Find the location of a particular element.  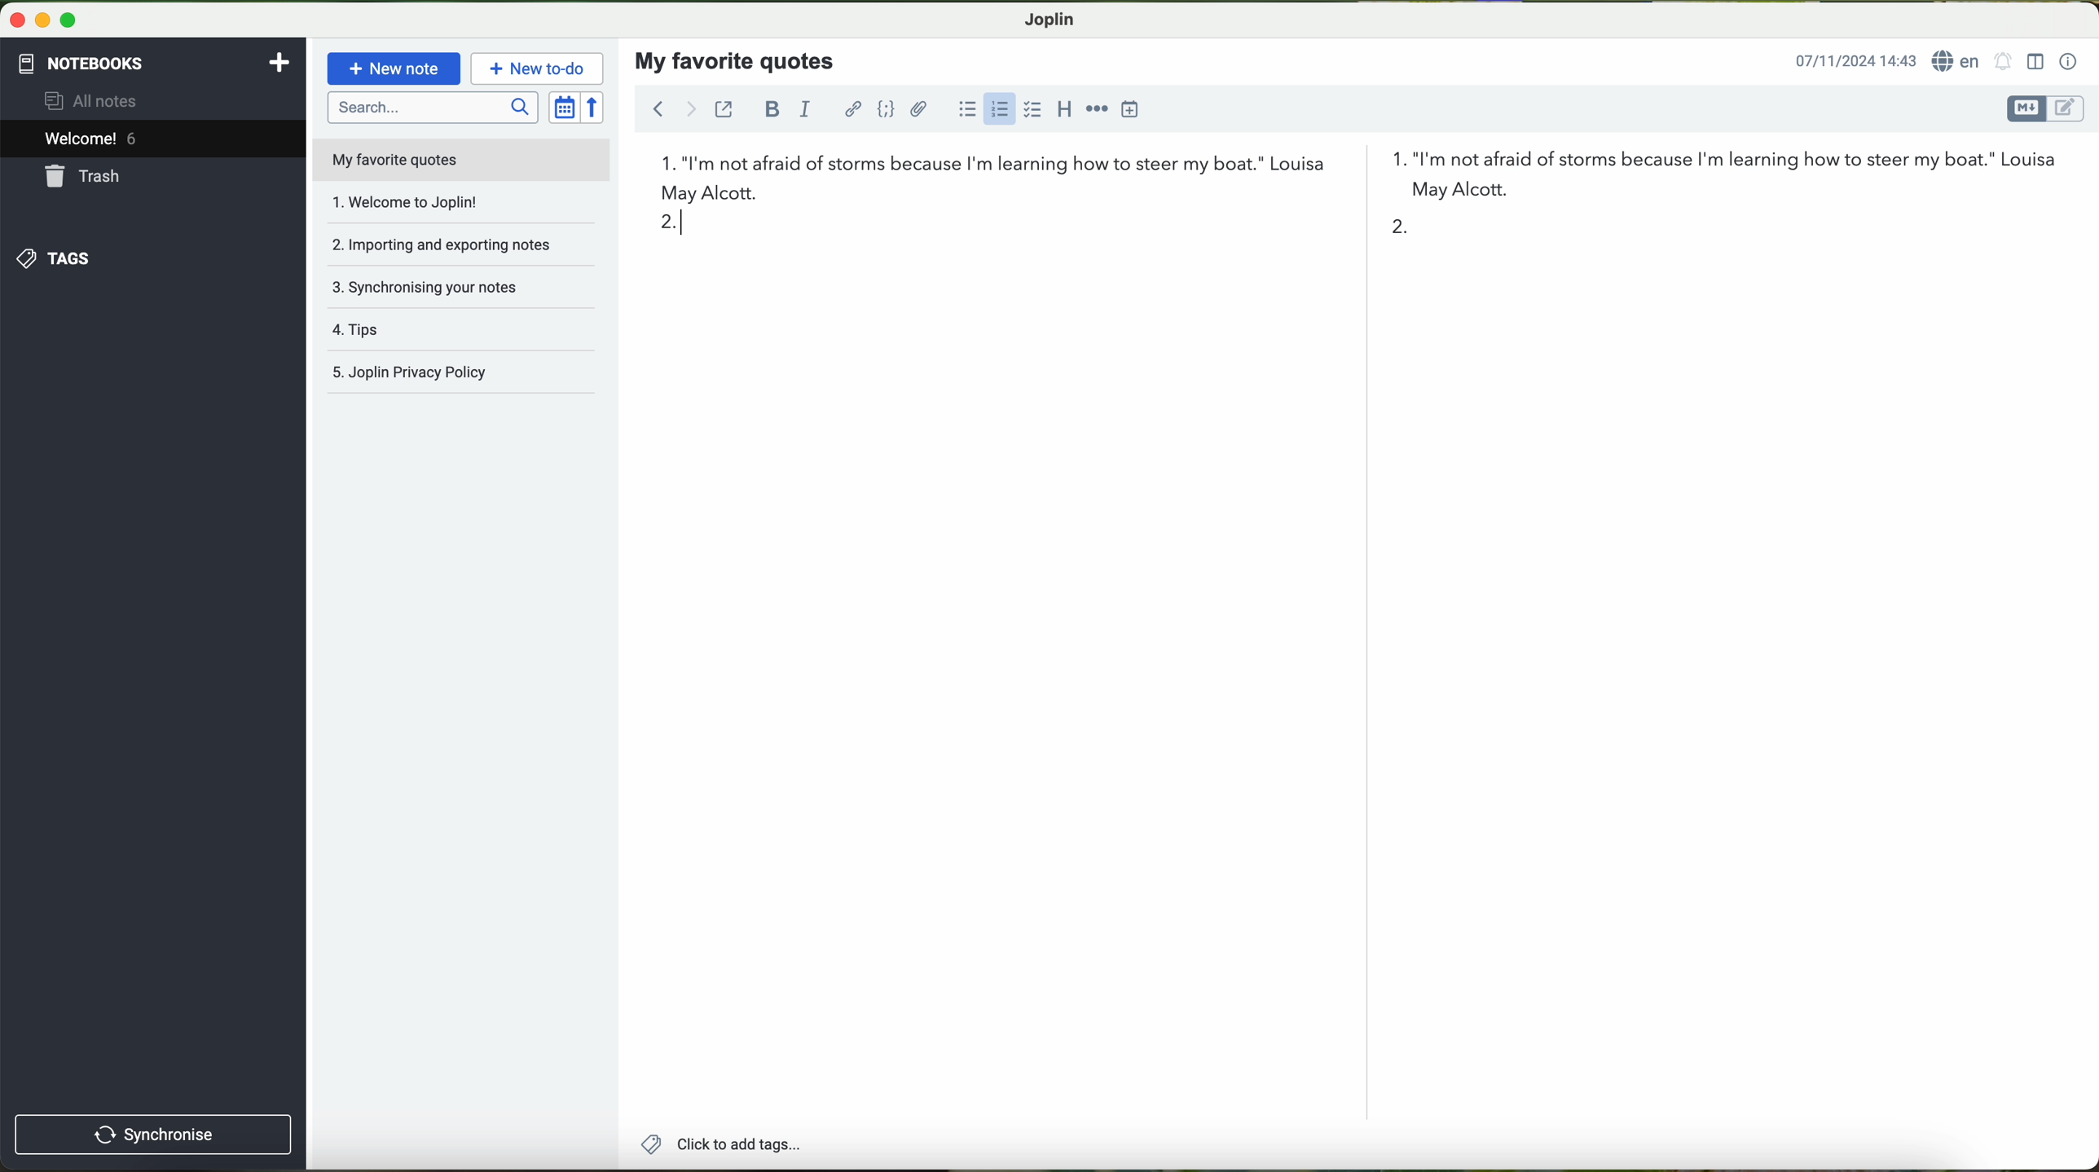

attach files is located at coordinates (921, 112).